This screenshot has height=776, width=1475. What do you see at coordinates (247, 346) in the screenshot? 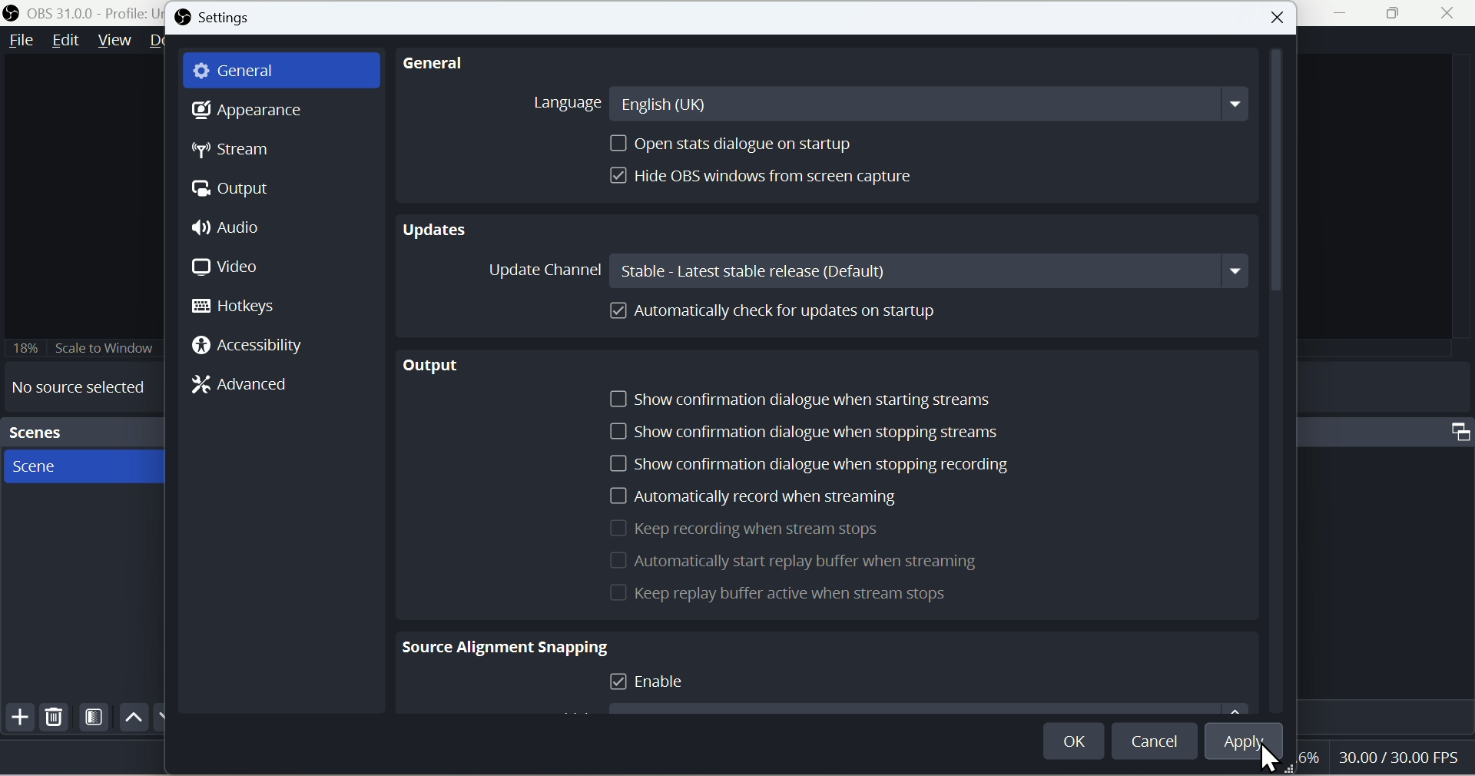
I see `Accessibility` at bounding box center [247, 346].